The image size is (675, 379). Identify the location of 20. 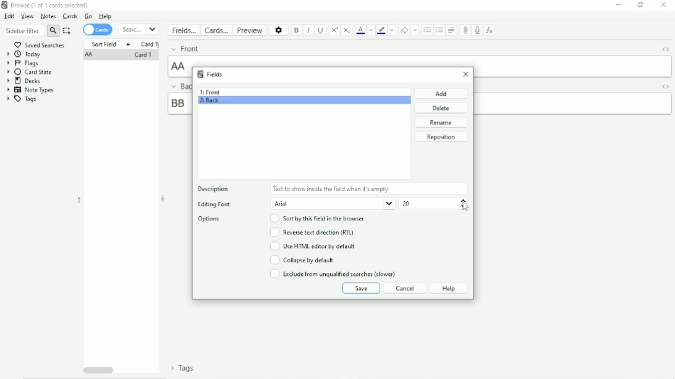
(405, 204).